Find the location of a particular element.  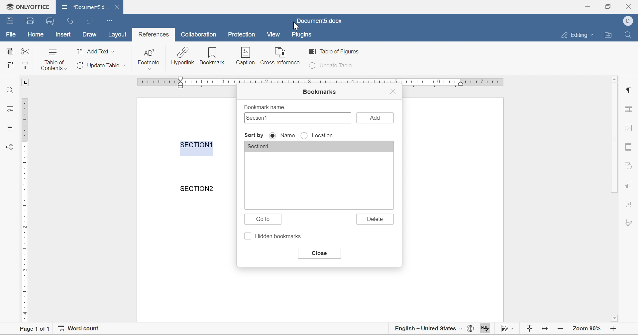

home is located at coordinates (36, 34).